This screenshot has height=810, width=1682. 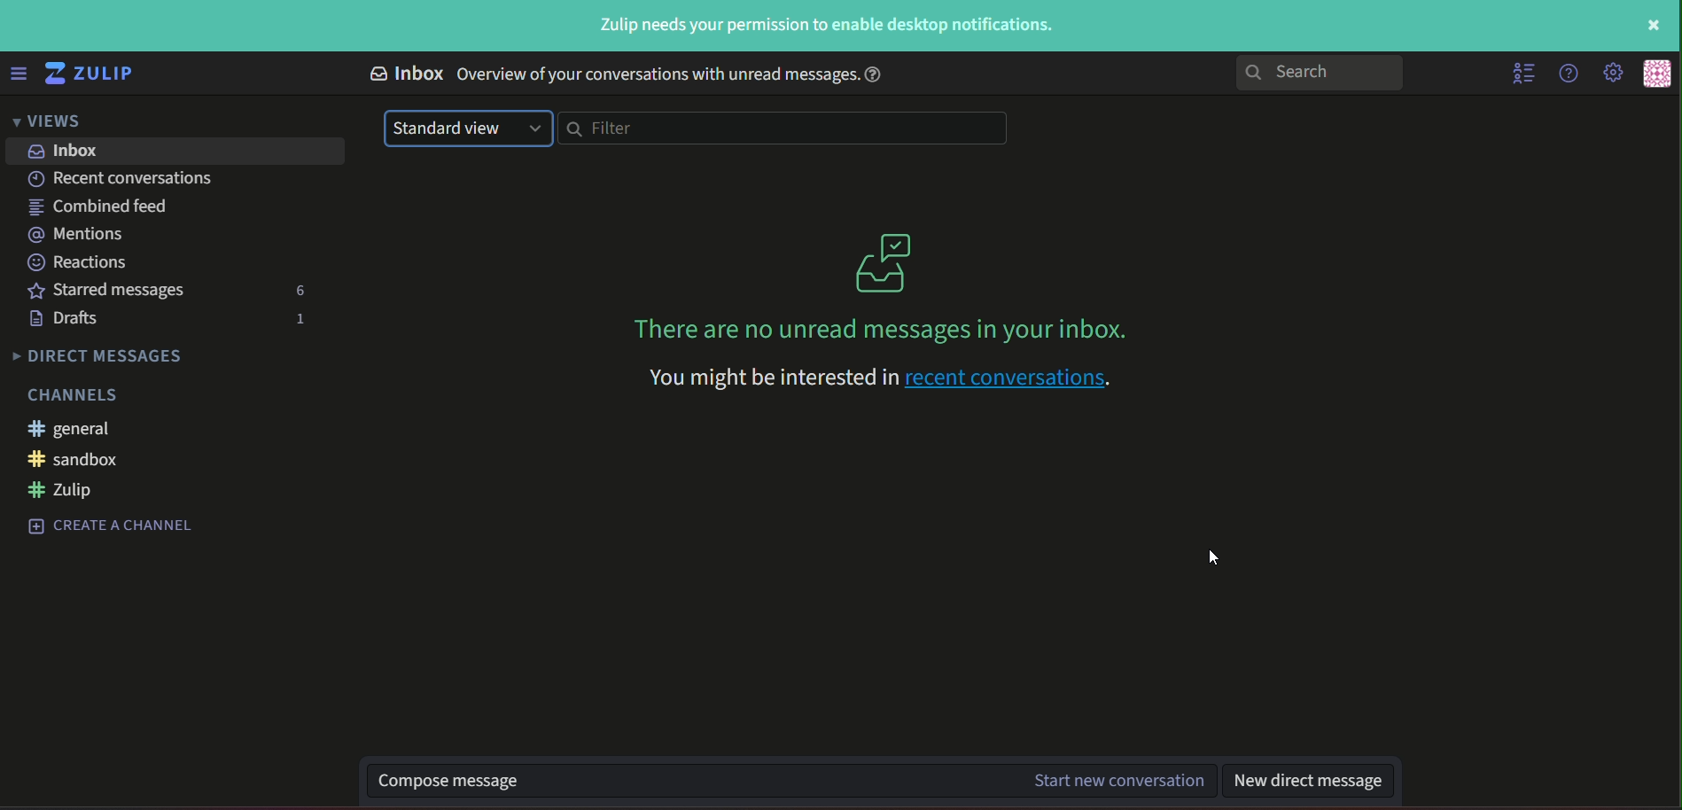 I want to click on inbox, so click(x=75, y=152).